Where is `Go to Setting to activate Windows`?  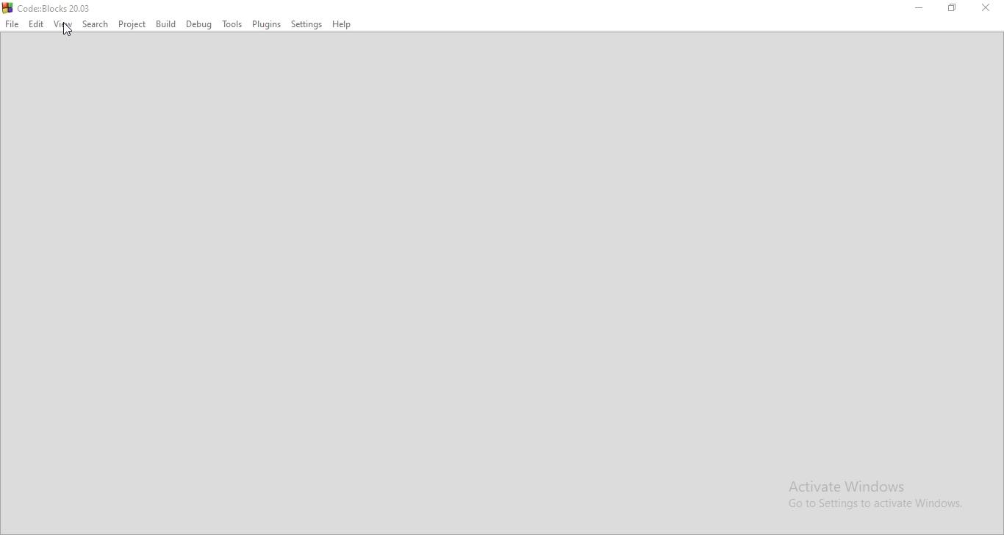 Go to Setting to activate Windows is located at coordinates (874, 506).